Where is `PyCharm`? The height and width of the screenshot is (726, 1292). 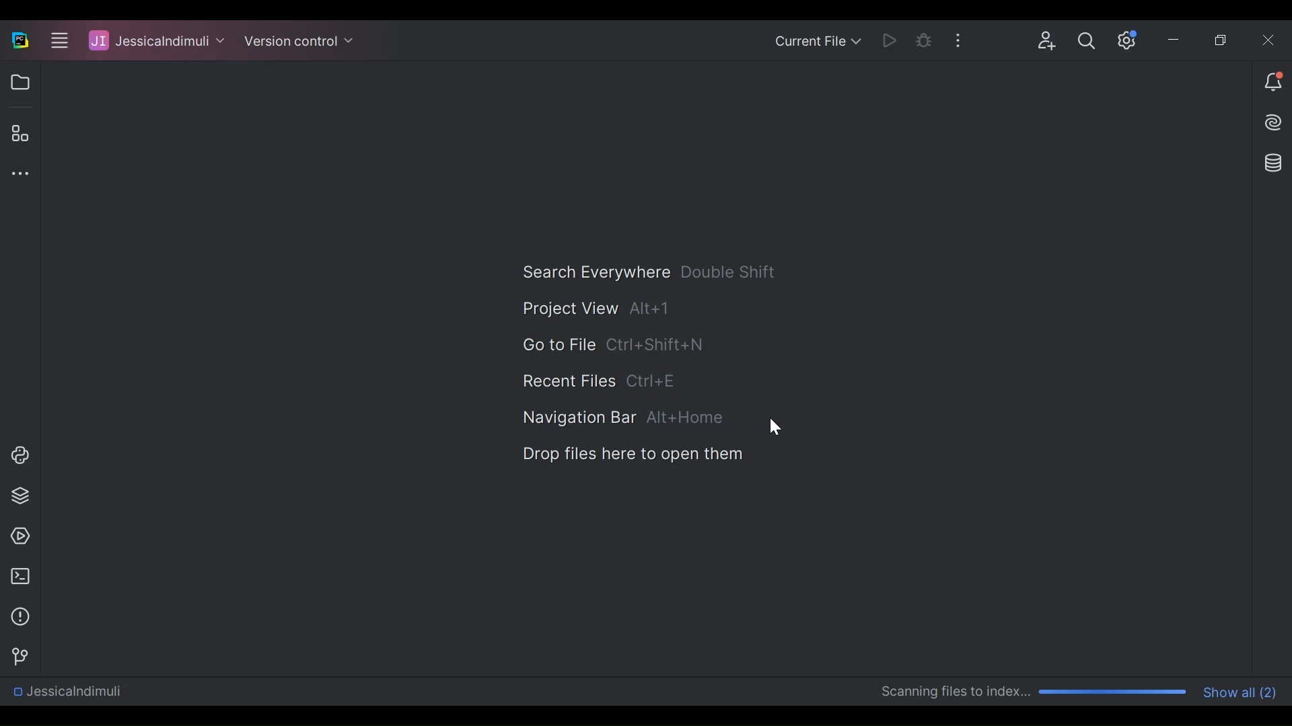
PyCharm is located at coordinates (20, 40).